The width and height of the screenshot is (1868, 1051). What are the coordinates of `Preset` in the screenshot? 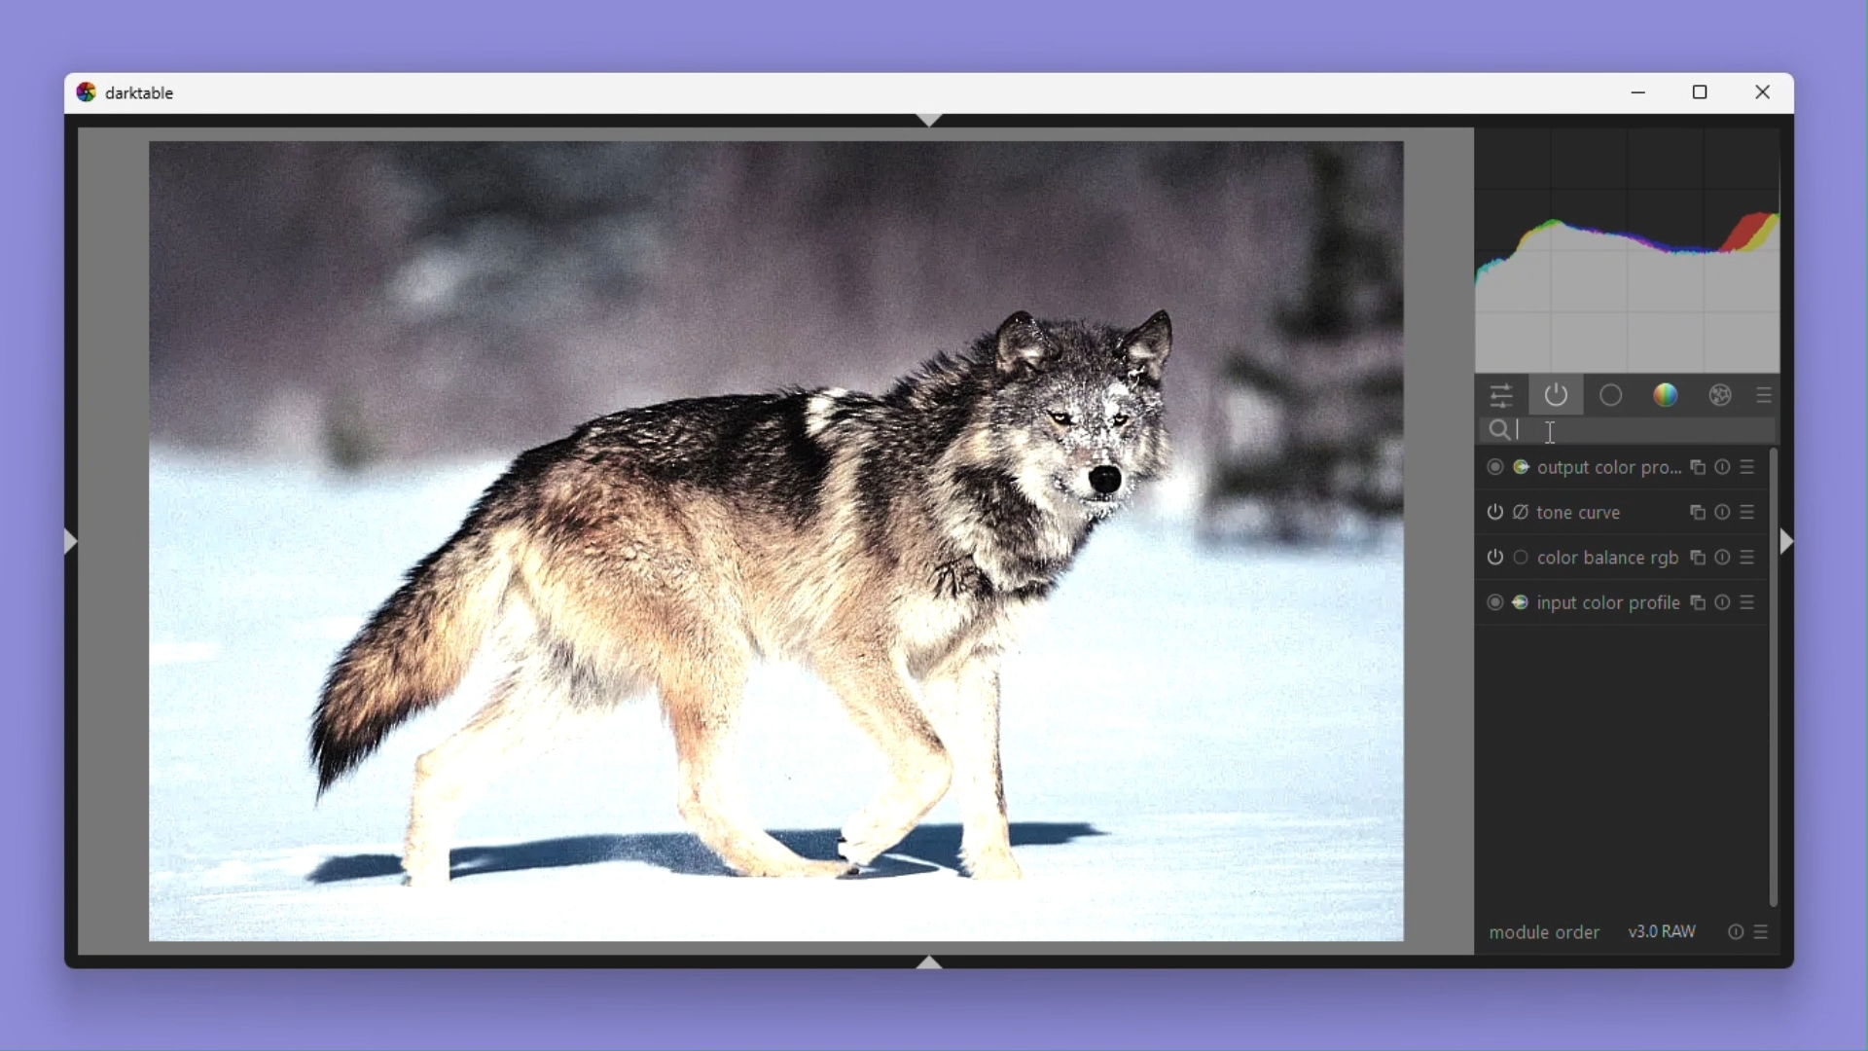 It's located at (1748, 512).